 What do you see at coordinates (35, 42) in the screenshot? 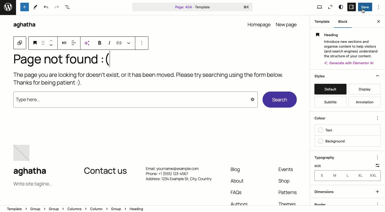
I see `Heading` at bounding box center [35, 42].